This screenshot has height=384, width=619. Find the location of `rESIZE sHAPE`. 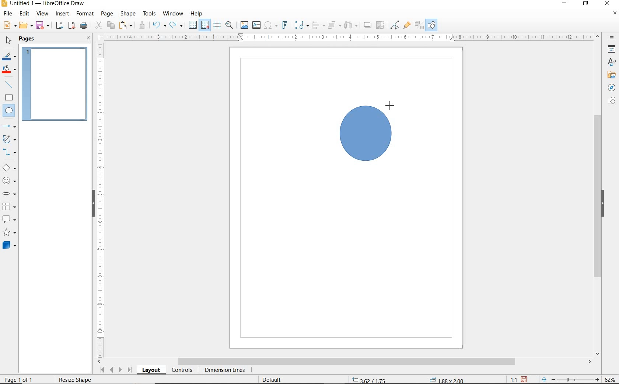

rESIZE sHAPE is located at coordinates (74, 379).